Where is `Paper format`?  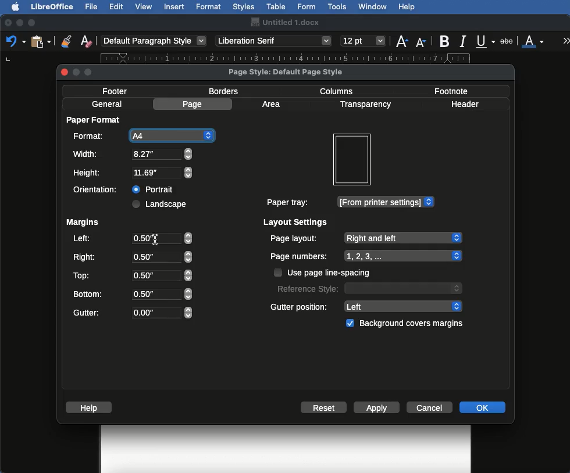 Paper format is located at coordinates (94, 119).